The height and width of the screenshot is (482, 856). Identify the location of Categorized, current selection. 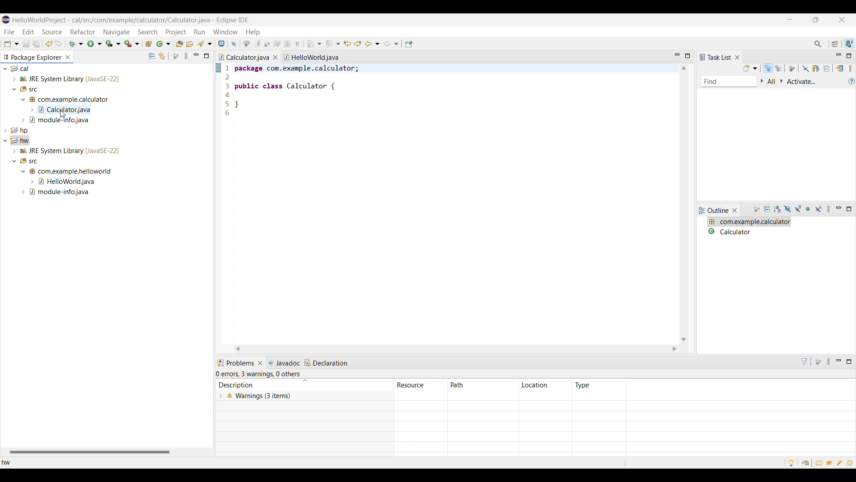
(768, 68).